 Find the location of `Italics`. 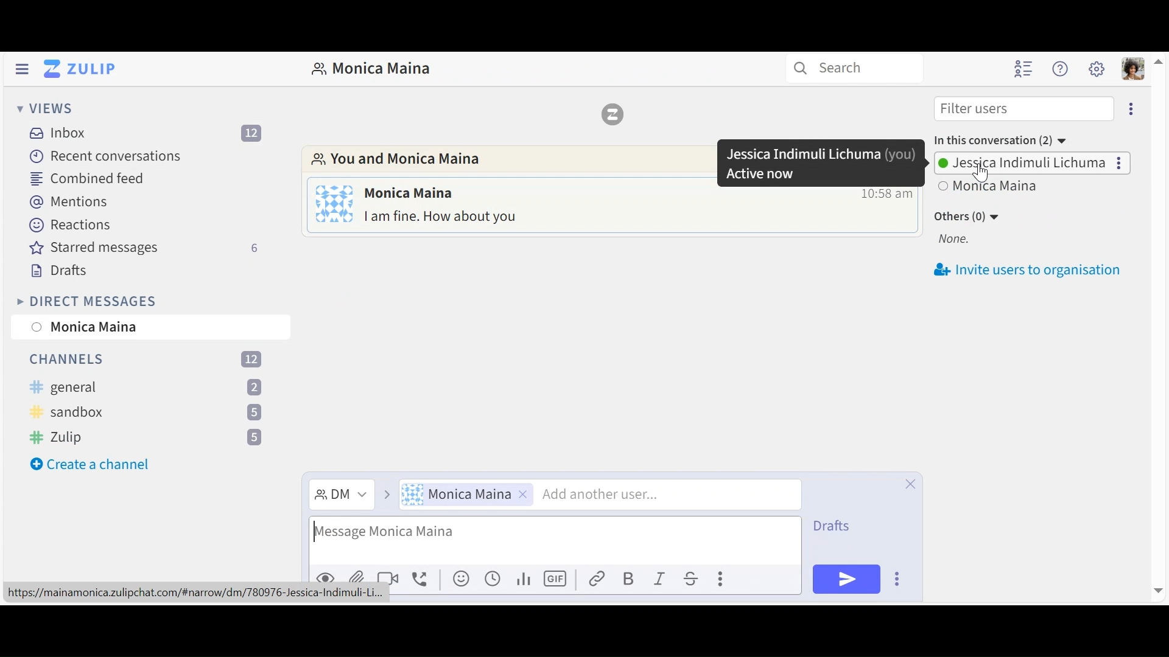

Italics is located at coordinates (662, 579).